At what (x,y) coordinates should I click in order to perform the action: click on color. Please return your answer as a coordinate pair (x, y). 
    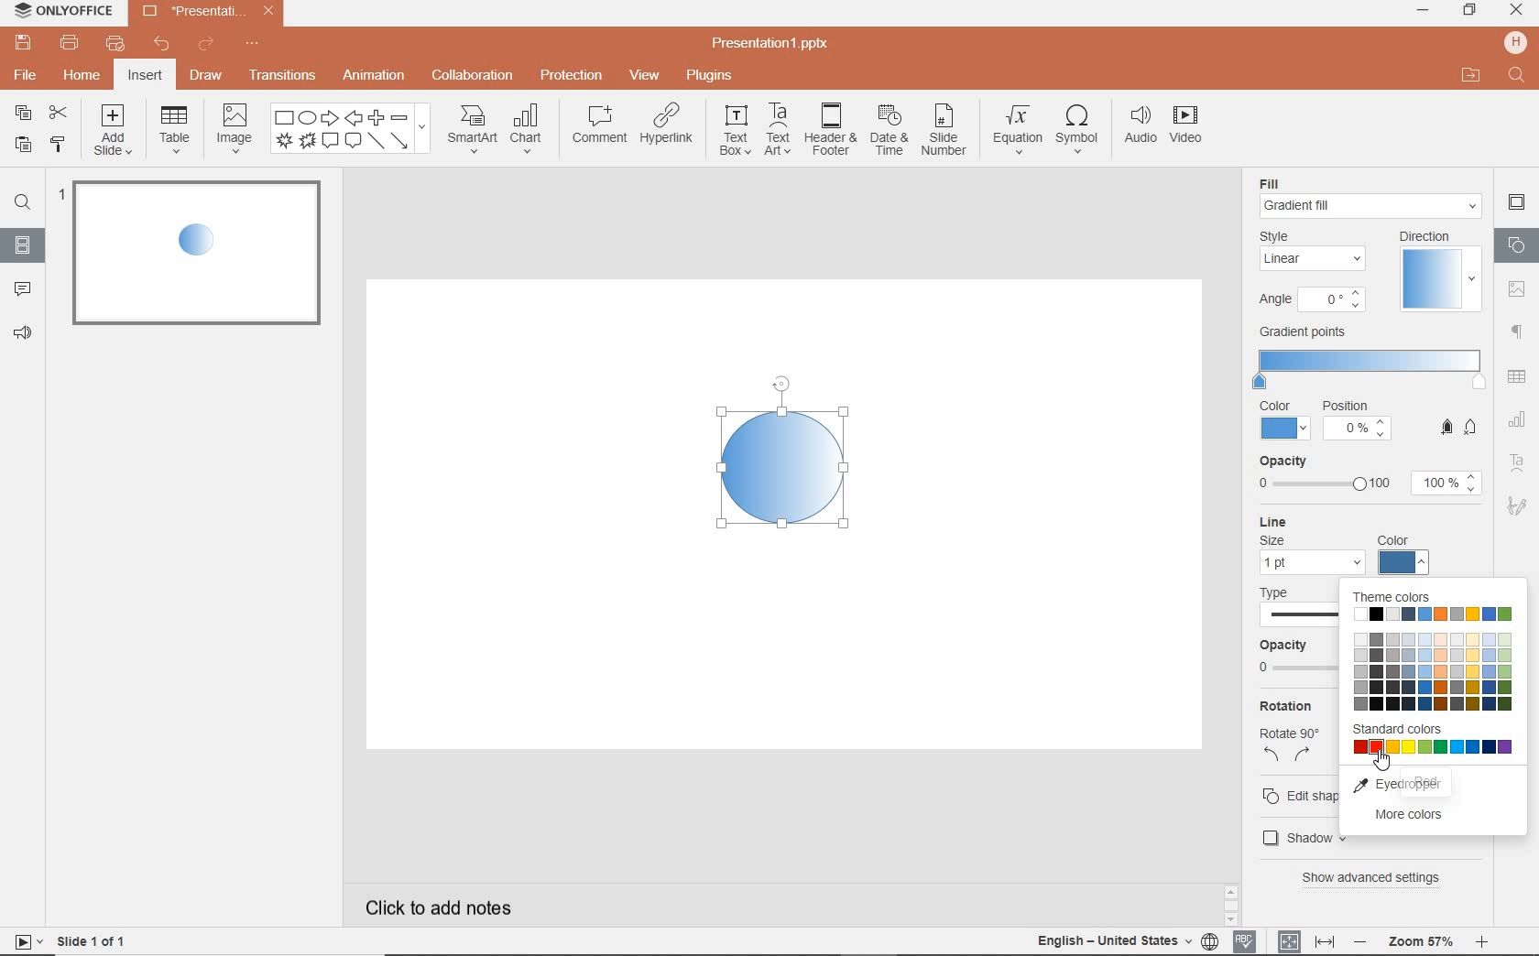
    Looking at the image, I should click on (1285, 420).